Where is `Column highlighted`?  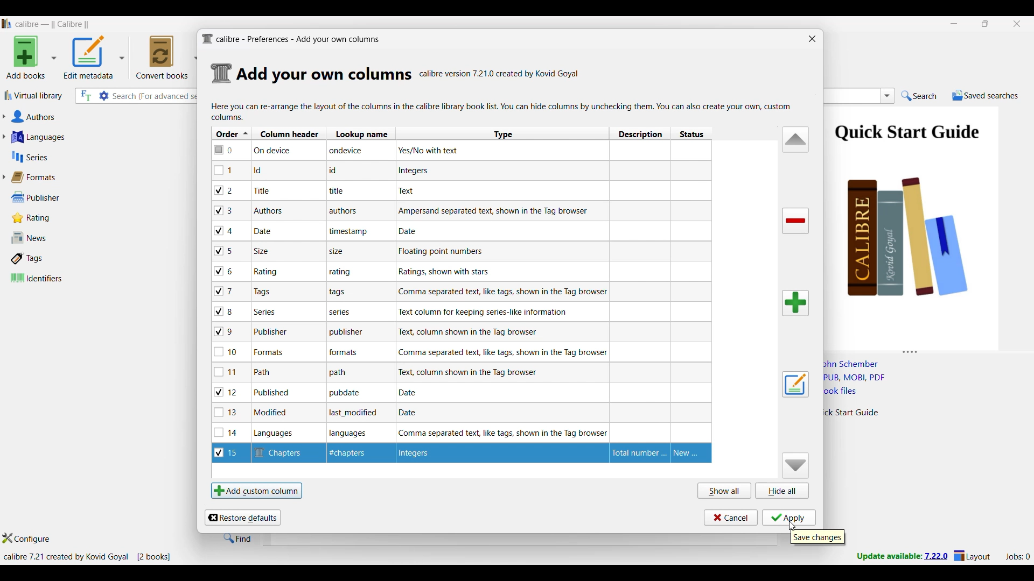
Column highlighted is located at coordinates (662, 287).